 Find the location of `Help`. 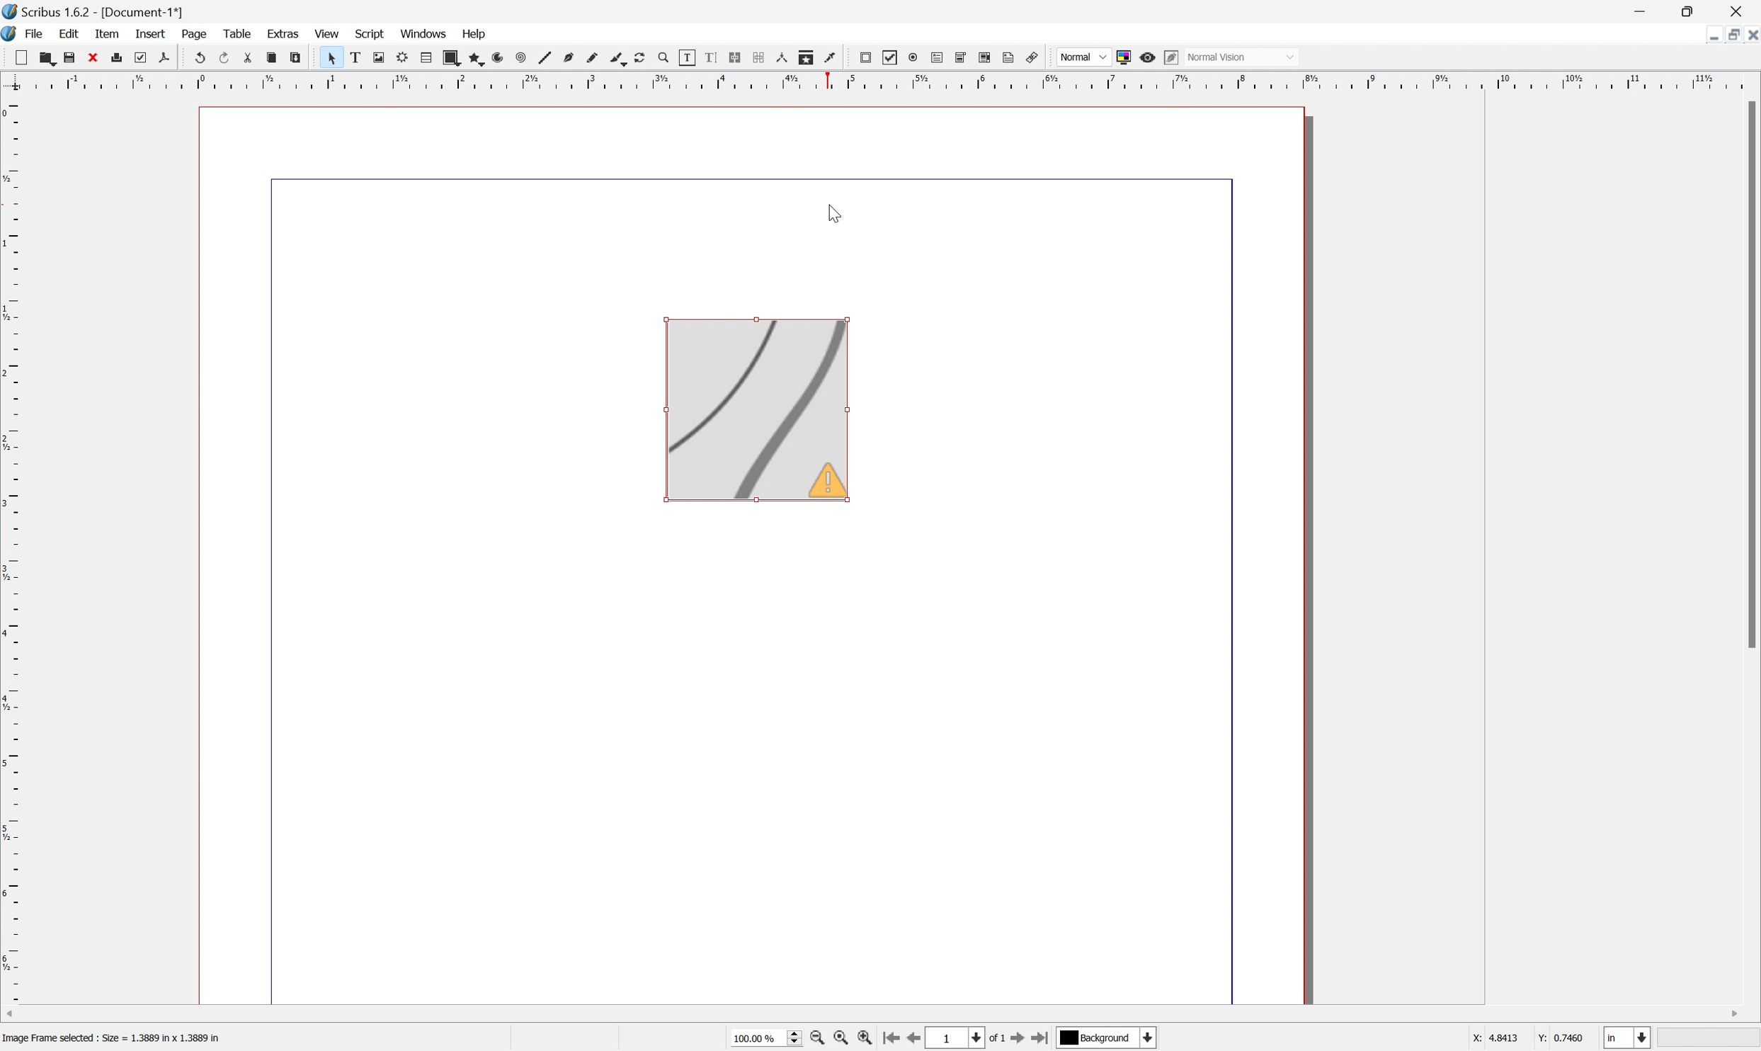

Help is located at coordinates (471, 34).